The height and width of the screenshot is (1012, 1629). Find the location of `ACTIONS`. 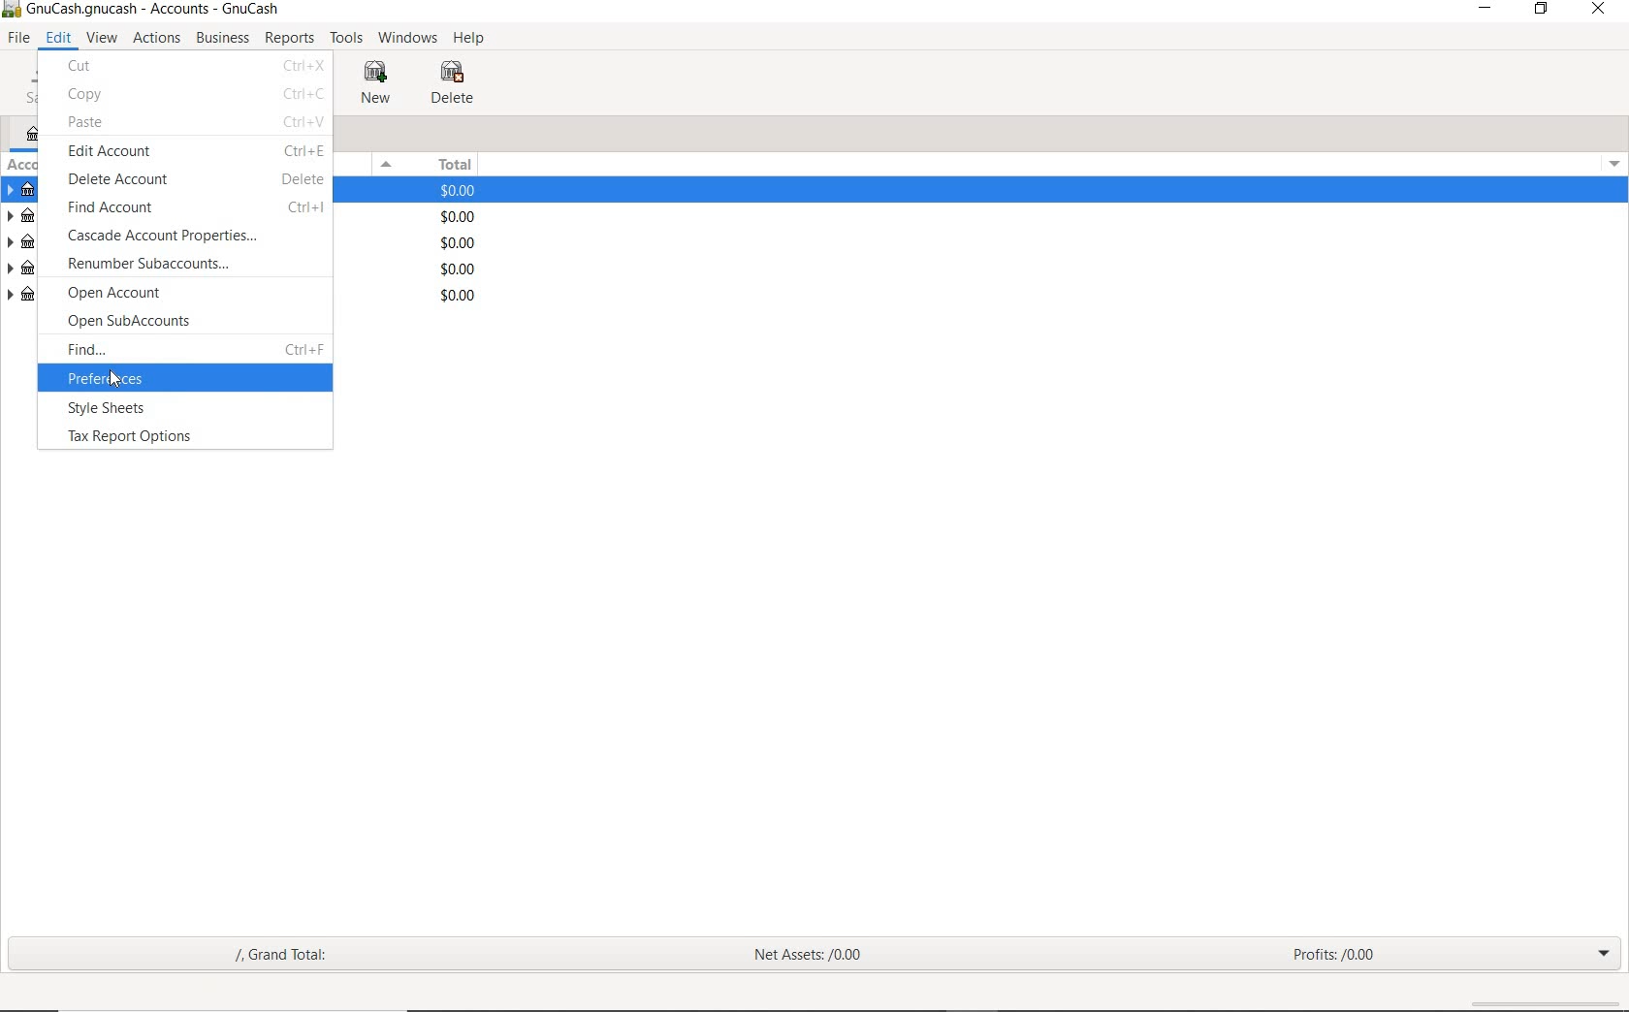

ACTIONS is located at coordinates (156, 39).